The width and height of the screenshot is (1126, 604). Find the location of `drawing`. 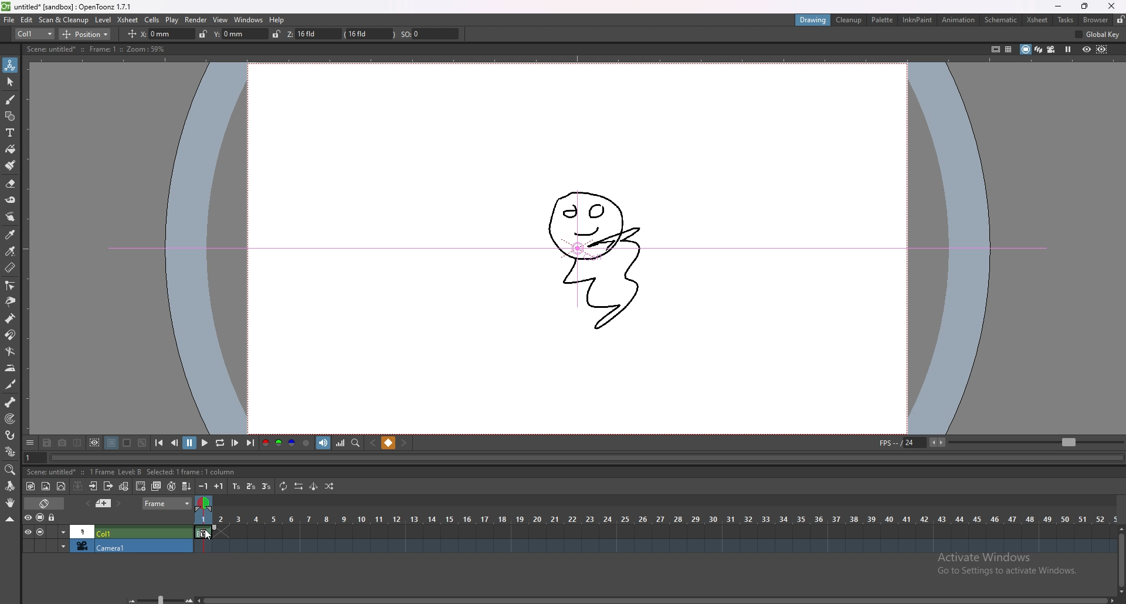

drawing is located at coordinates (813, 19).